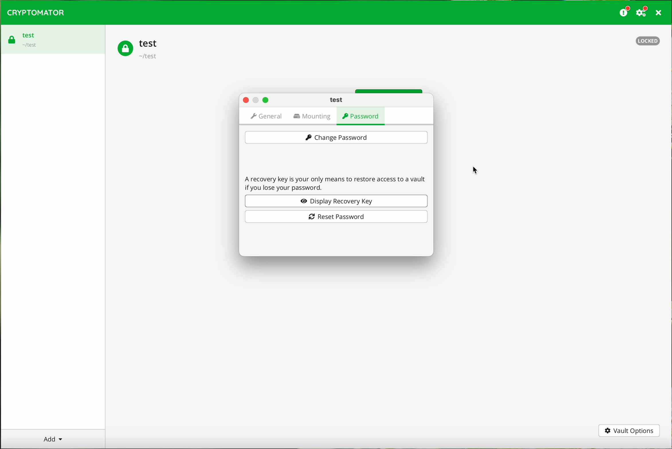 The width and height of the screenshot is (672, 449). Describe the element at coordinates (337, 138) in the screenshot. I see `change password` at that location.